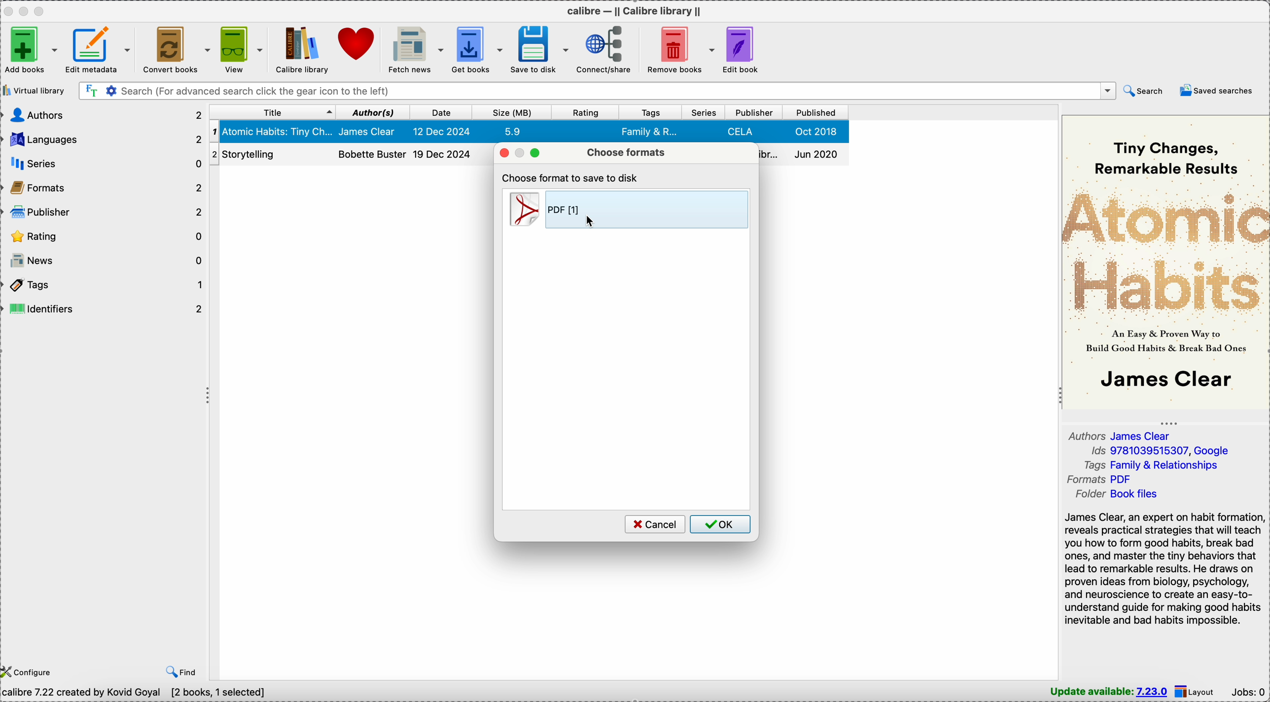  I want to click on author(s), so click(374, 112).